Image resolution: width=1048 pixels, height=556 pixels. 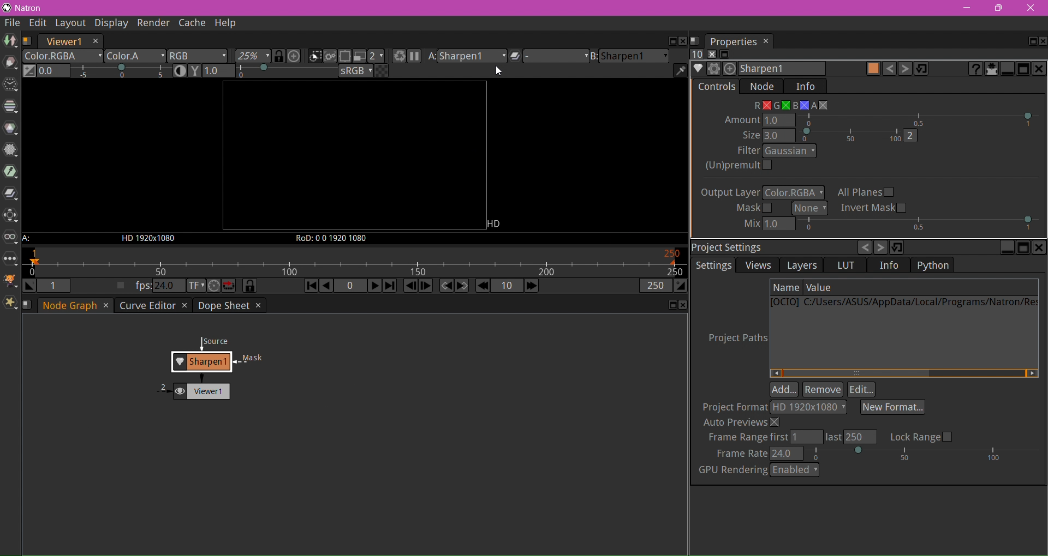 What do you see at coordinates (10, 216) in the screenshot?
I see `Transform` at bounding box center [10, 216].